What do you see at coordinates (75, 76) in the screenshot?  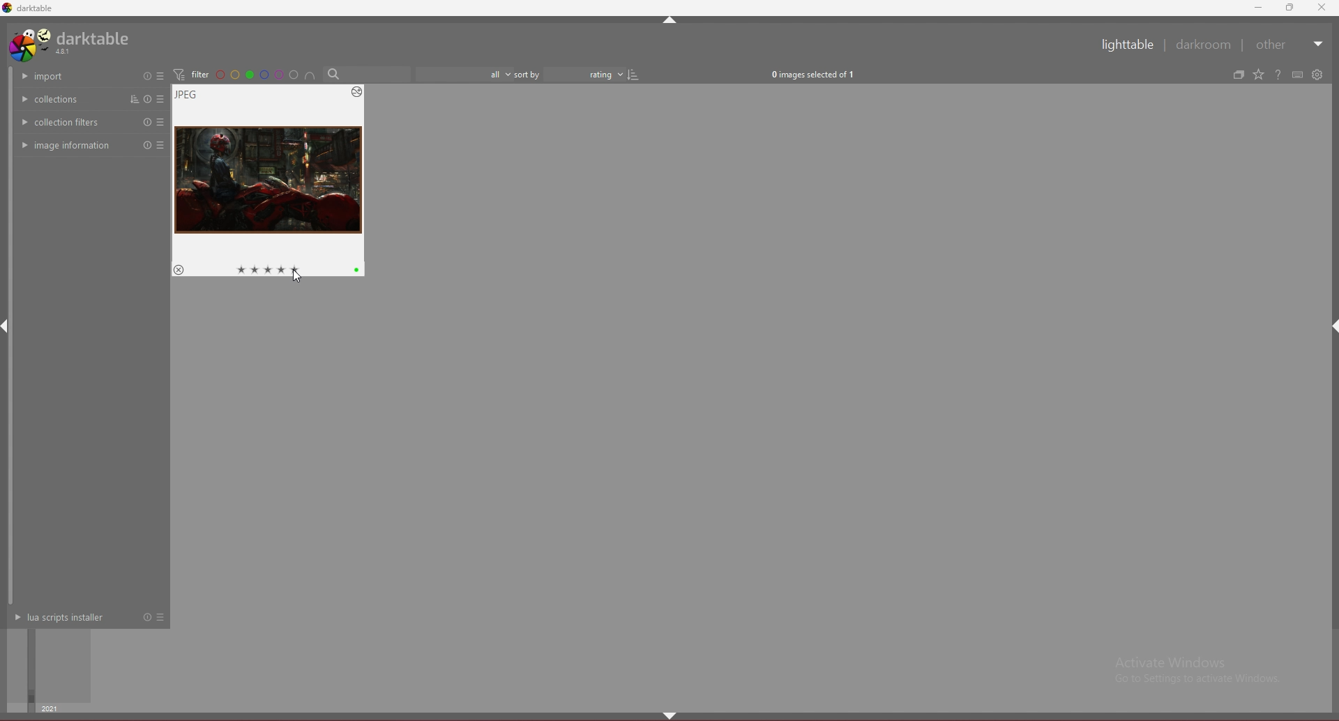 I see `import` at bounding box center [75, 76].